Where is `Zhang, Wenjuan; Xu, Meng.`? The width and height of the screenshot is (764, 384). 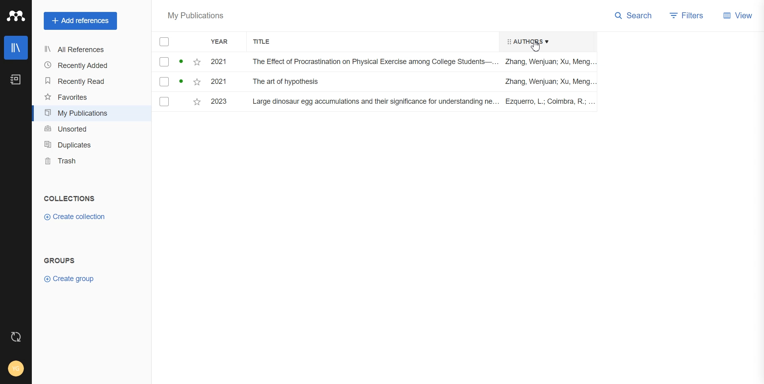 Zhang, Wenjuan; Xu, Meng. is located at coordinates (548, 82).